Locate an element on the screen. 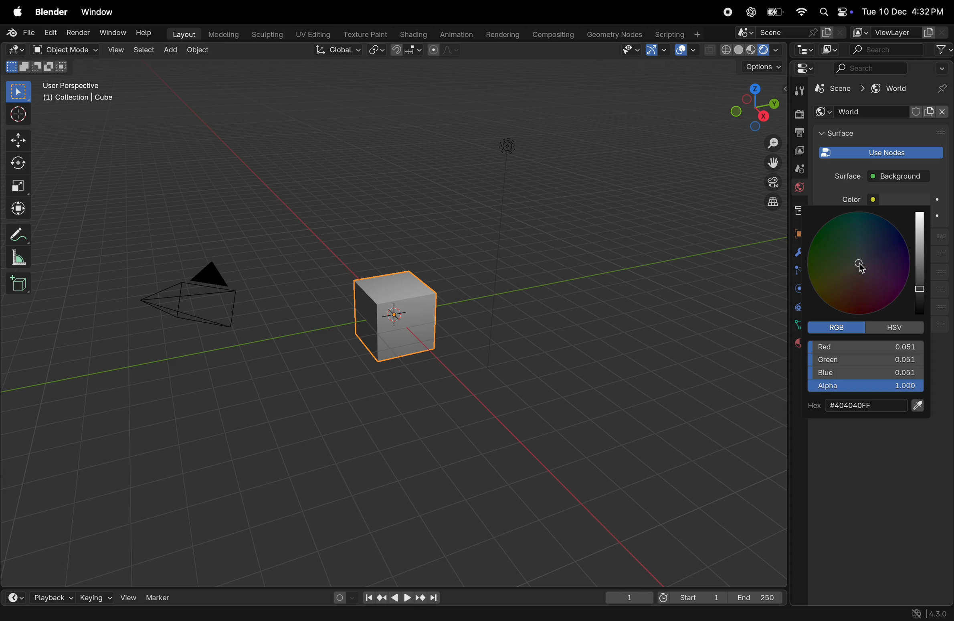 The image size is (954, 621). 3d cube is located at coordinates (400, 312).